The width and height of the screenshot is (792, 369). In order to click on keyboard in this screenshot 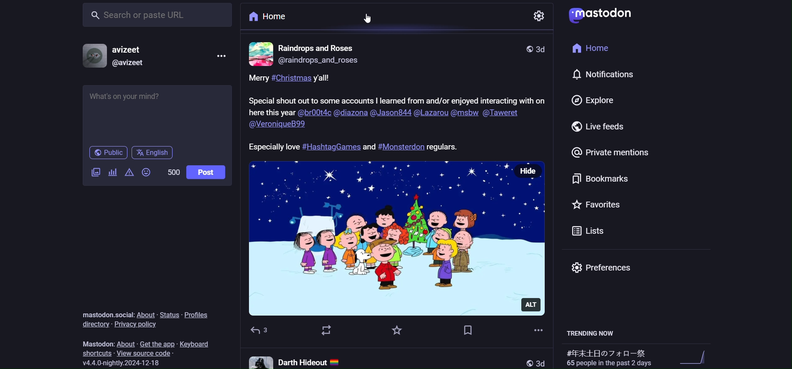, I will do `click(196, 344)`.